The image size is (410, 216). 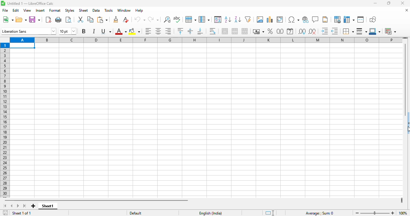 I want to click on add new sheet, so click(x=33, y=206).